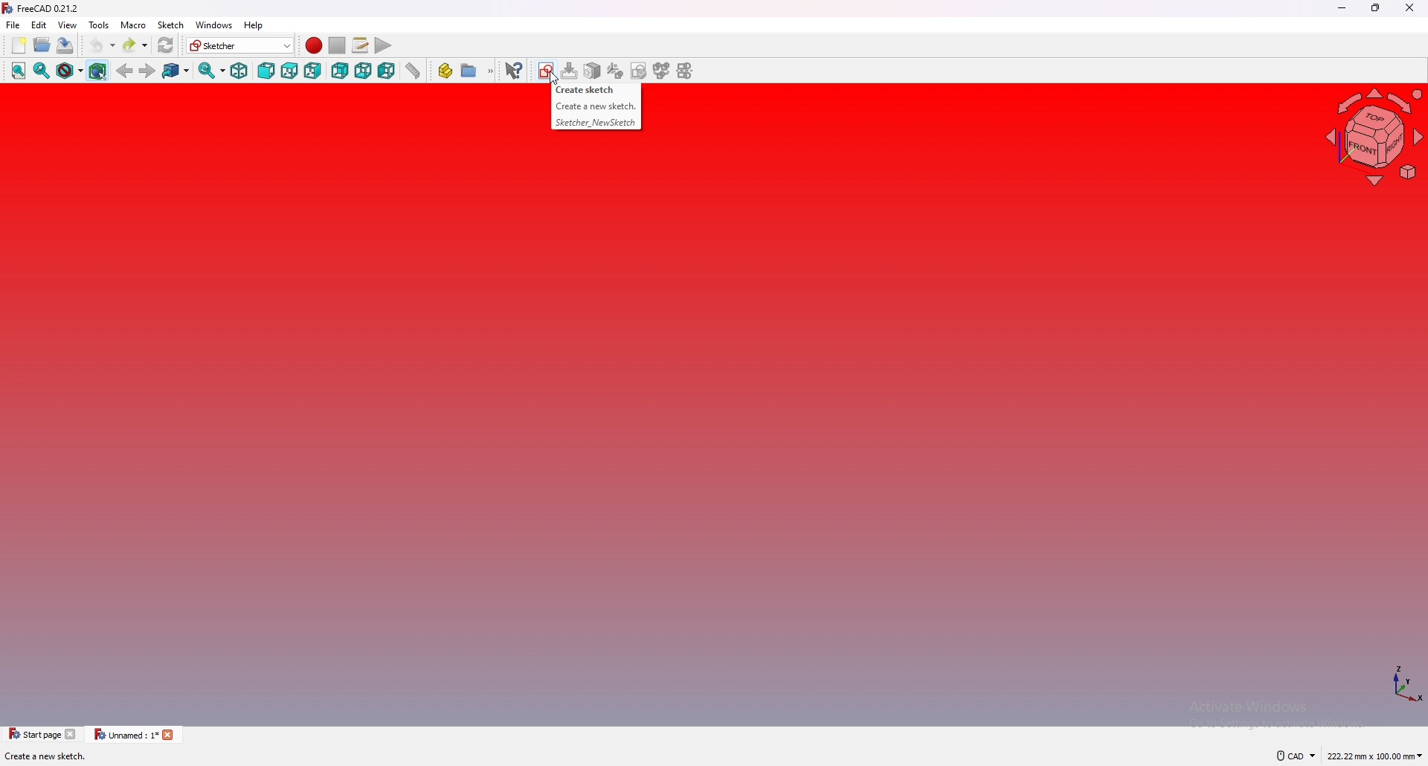 The width and height of the screenshot is (1428, 766). Describe the element at coordinates (446, 71) in the screenshot. I see `create part` at that location.